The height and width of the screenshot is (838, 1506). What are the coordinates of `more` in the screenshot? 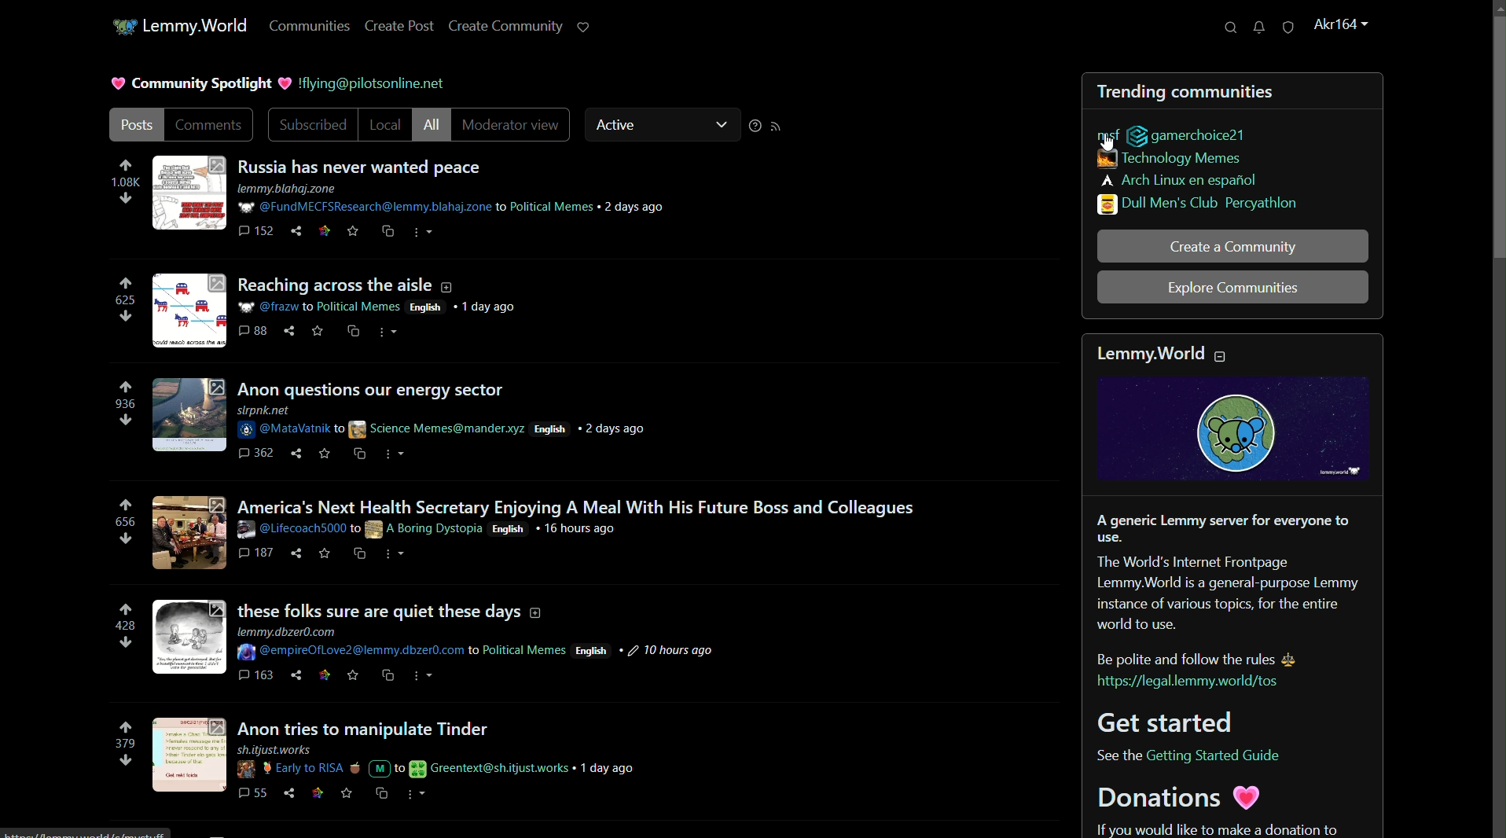 It's located at (422, 675).